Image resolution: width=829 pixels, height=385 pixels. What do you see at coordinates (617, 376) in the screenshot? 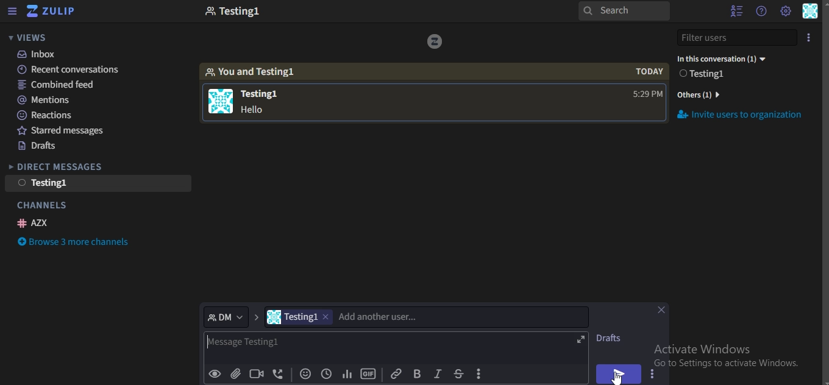
I see `cursor` at bounding box center [617, 376].